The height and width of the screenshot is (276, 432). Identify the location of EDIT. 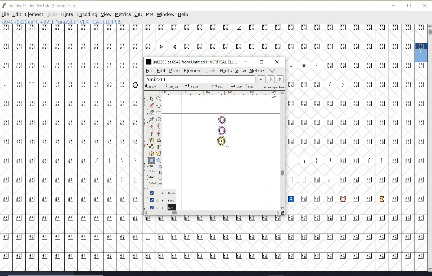
(17, 14).